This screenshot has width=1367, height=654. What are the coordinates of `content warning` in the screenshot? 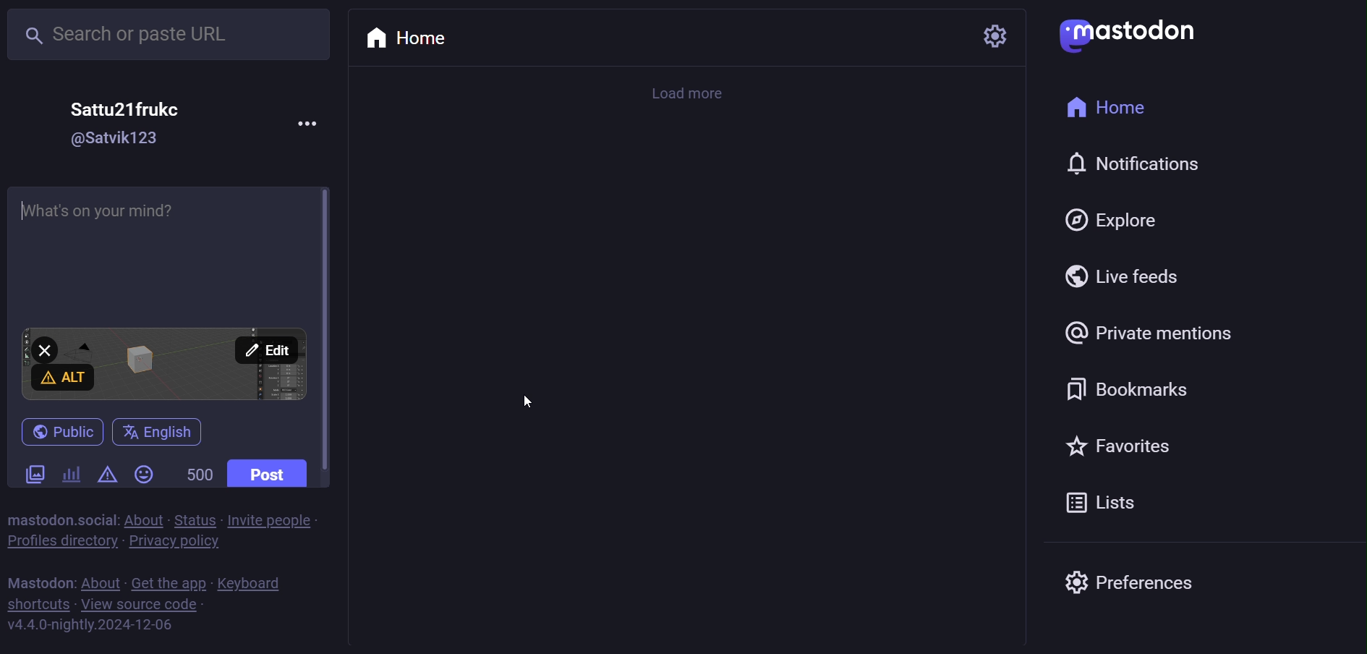 It's located at (107, 474).